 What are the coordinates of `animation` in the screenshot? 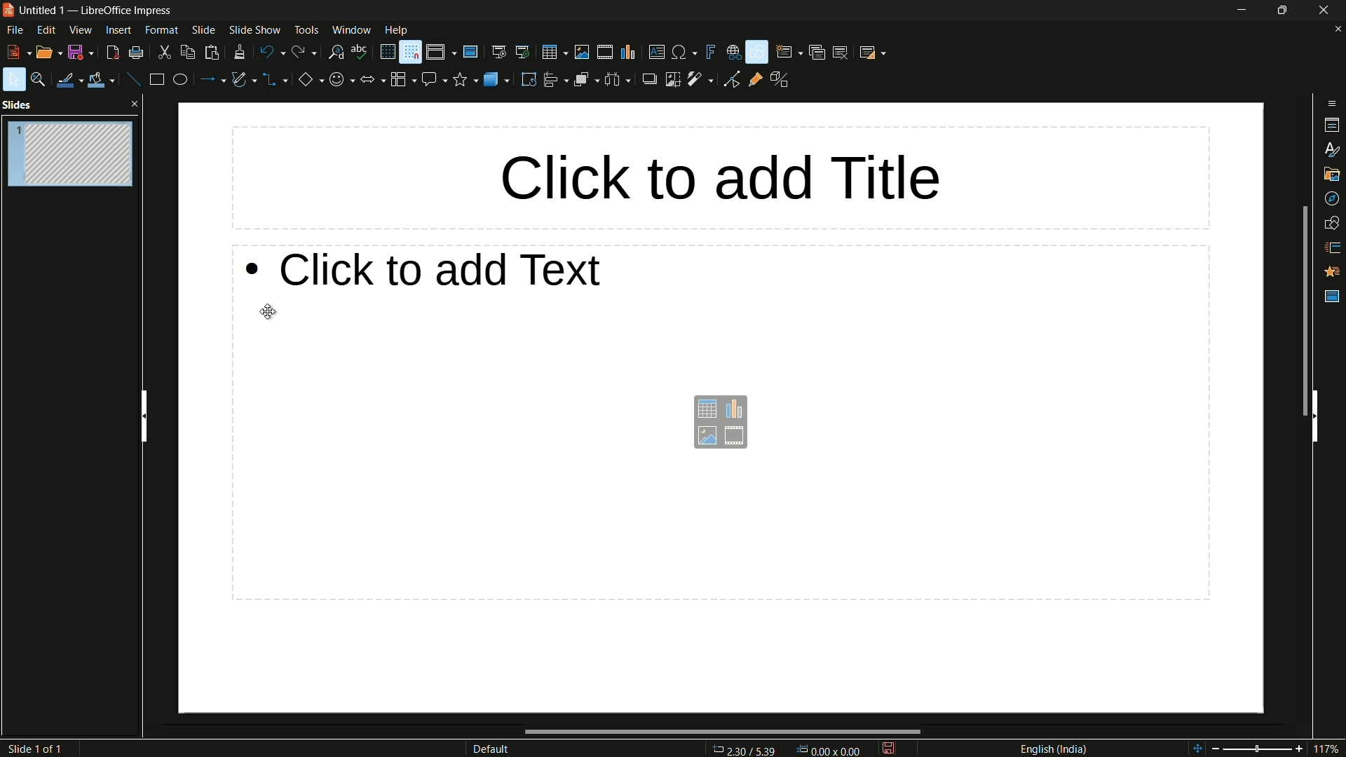 It's located at (1332, 272).